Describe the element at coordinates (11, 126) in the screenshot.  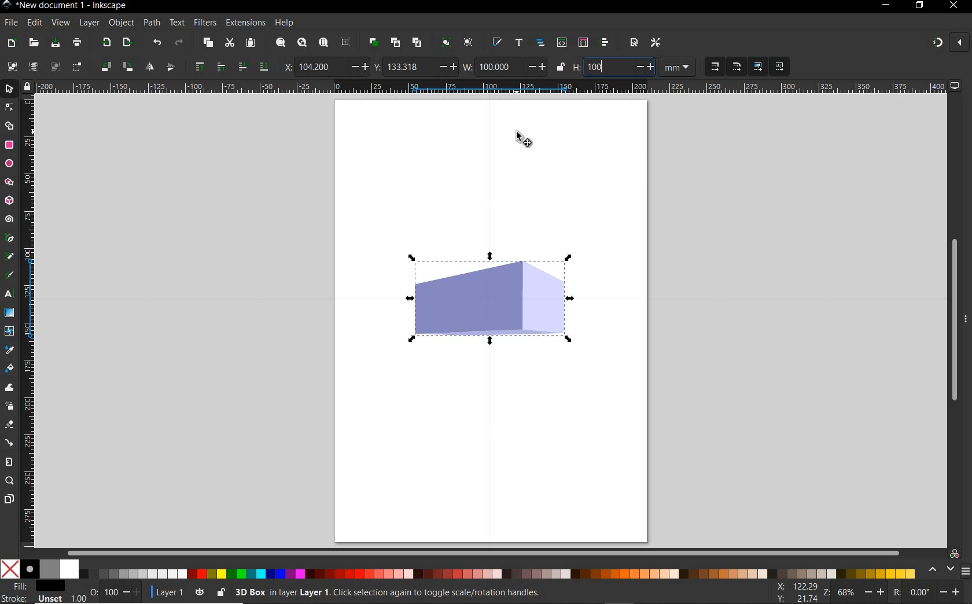
I see `shape builder tool` at that location.